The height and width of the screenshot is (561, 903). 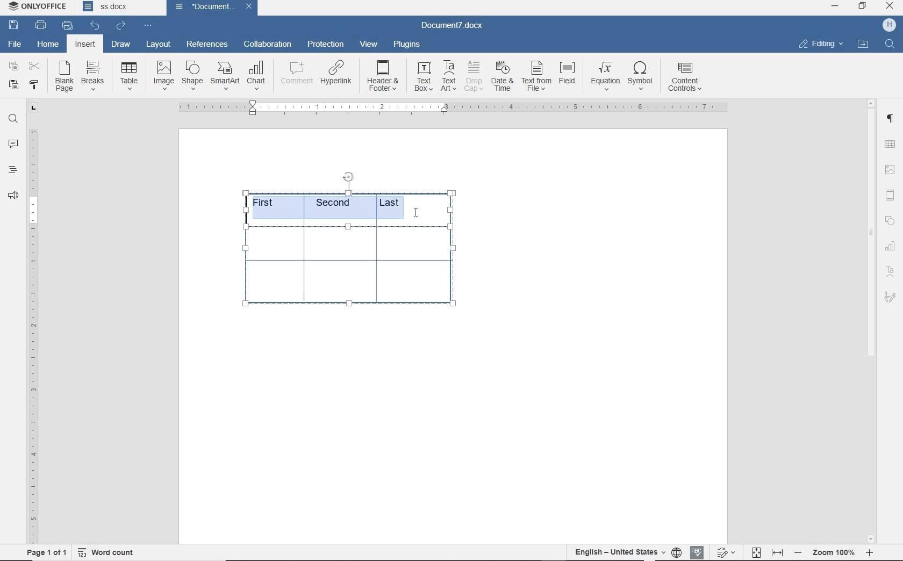 I want to click on fit to width, so click(x=777, y=551).